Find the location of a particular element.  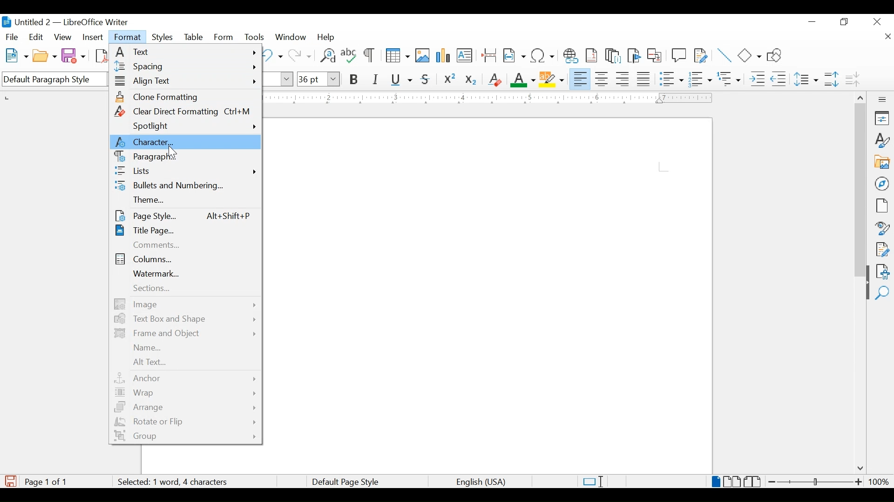

style inspector is located at coordinates (883, 227).